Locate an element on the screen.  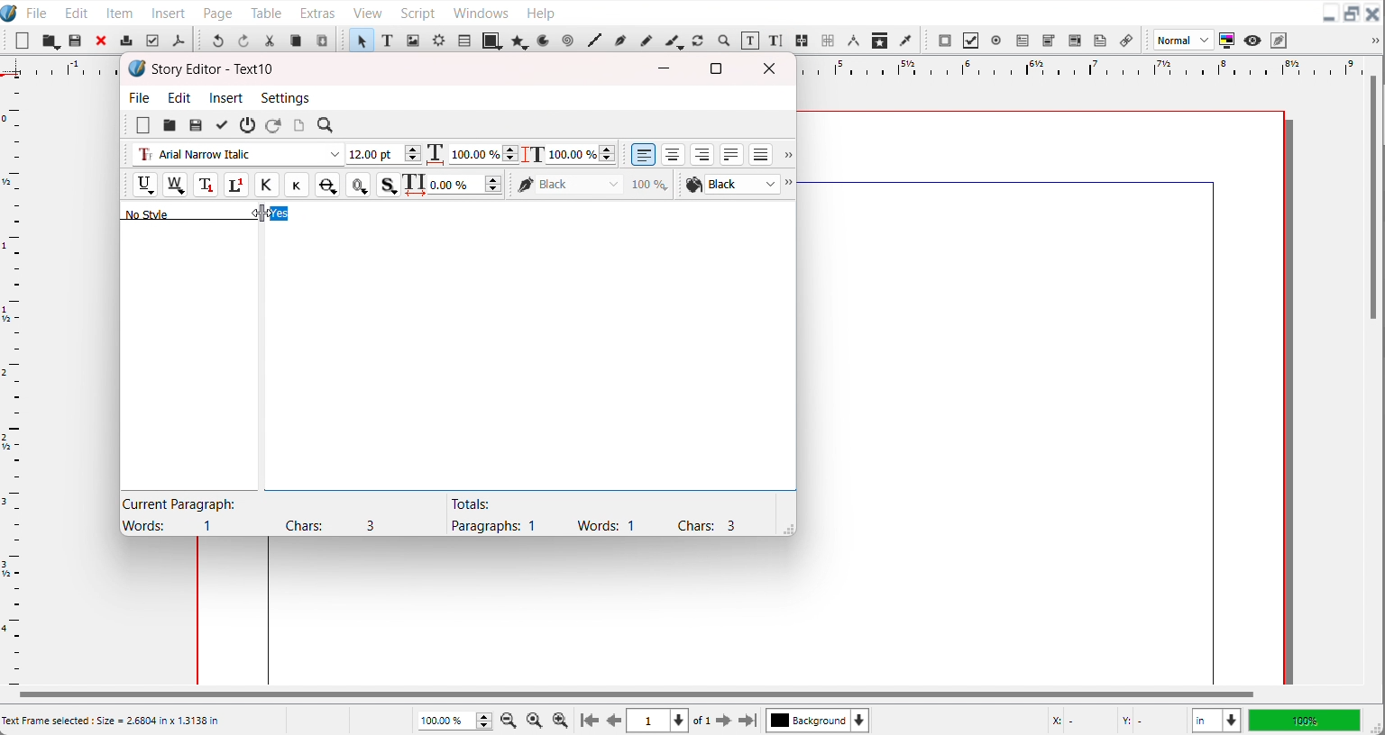
Item is located at coordinates (121, 13).